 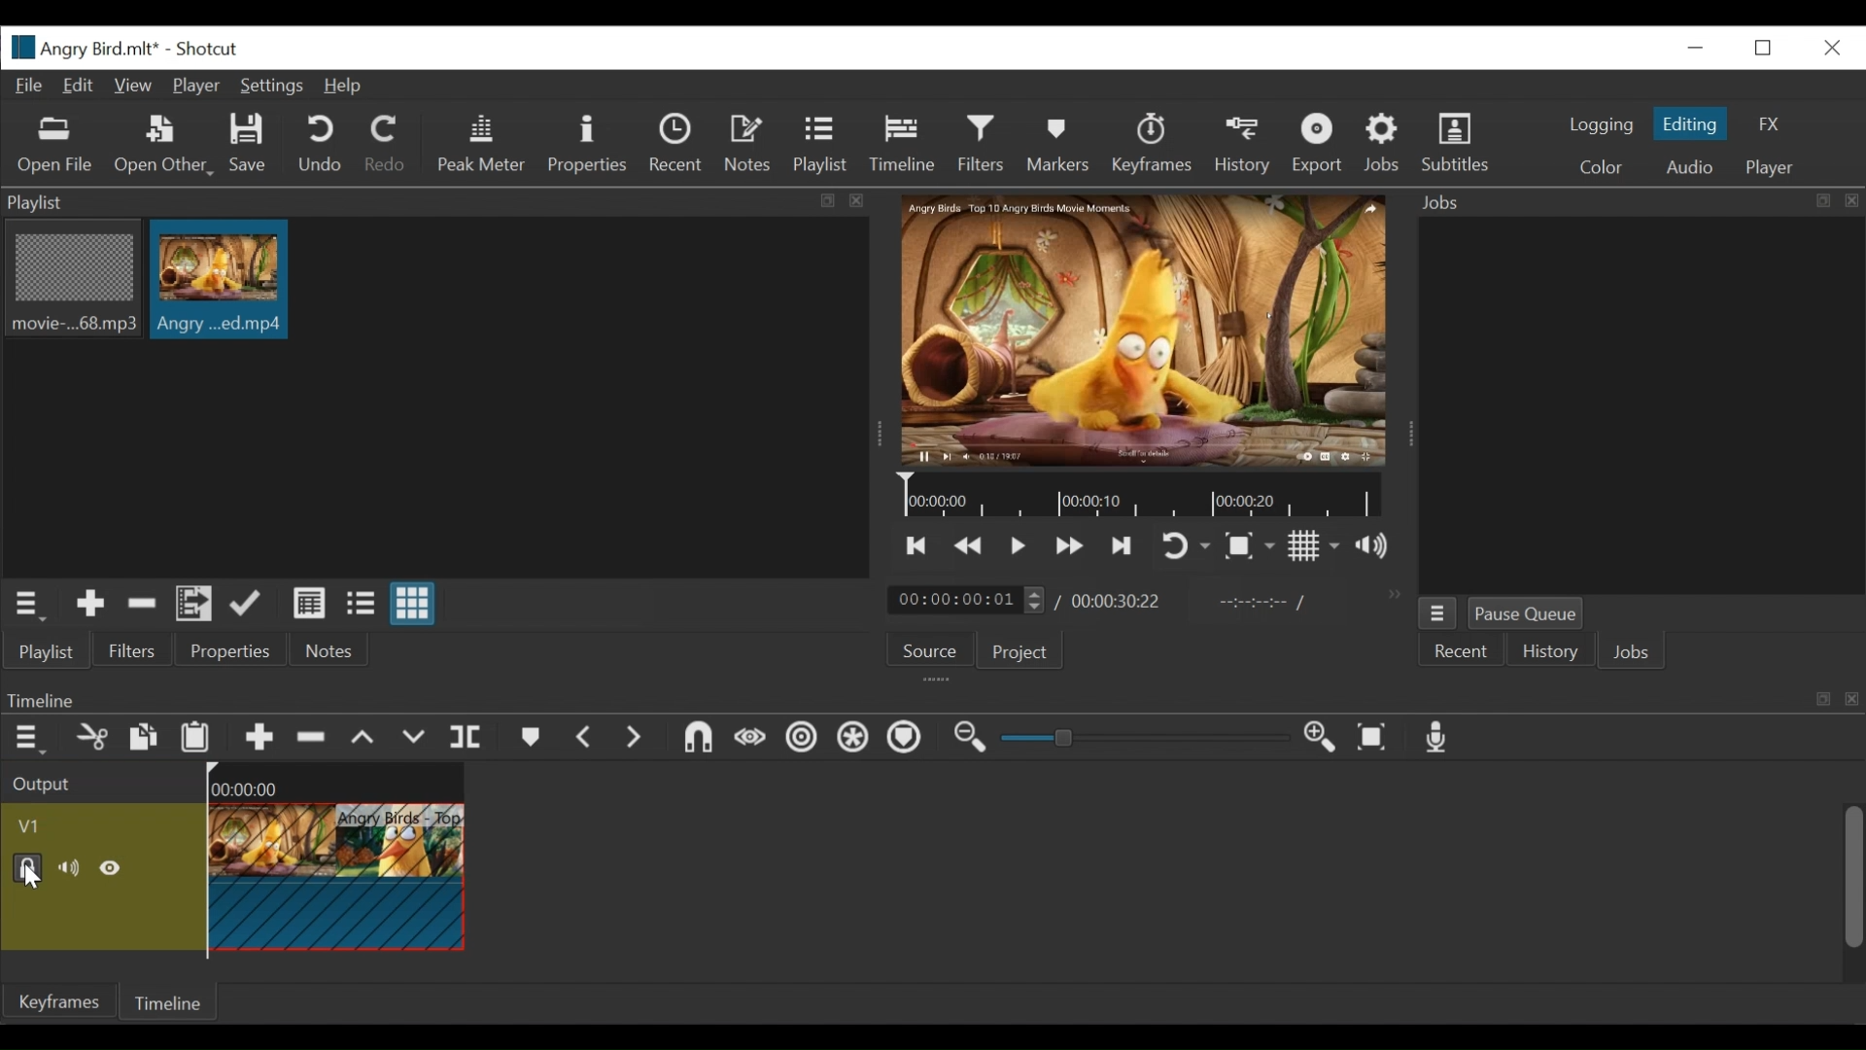 What do you see at coordinates (48, 652) in the screenshot?
I see `Playlist` at bounding box center [48, 652].